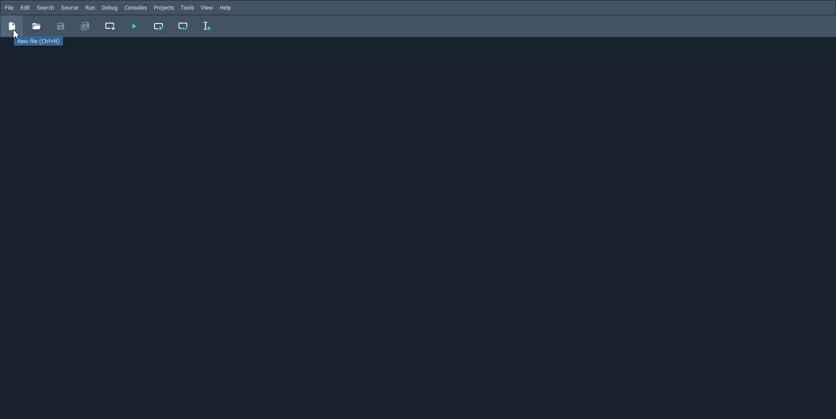  I want to click on Projects, so click(164, 8).